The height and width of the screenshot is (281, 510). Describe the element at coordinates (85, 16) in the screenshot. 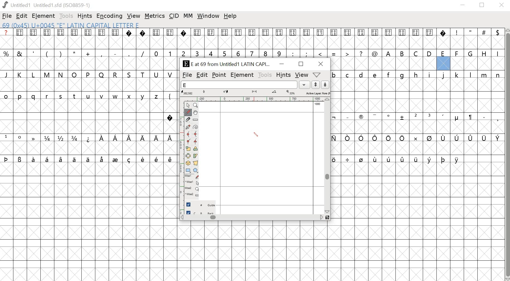

I see `hints` at that location.